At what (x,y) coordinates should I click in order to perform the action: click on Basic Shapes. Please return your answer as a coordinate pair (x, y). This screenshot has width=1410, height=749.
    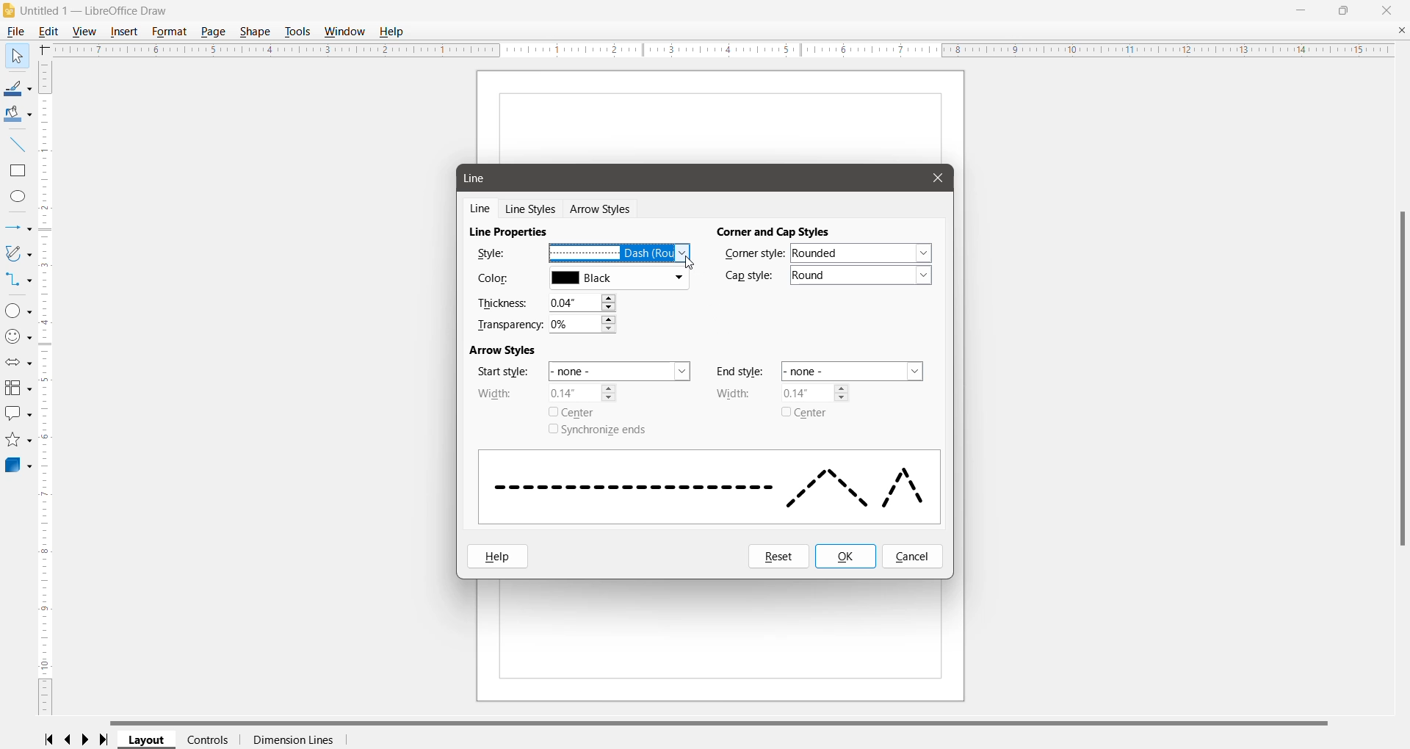
    Looking at the image, I should click on (18, 311).